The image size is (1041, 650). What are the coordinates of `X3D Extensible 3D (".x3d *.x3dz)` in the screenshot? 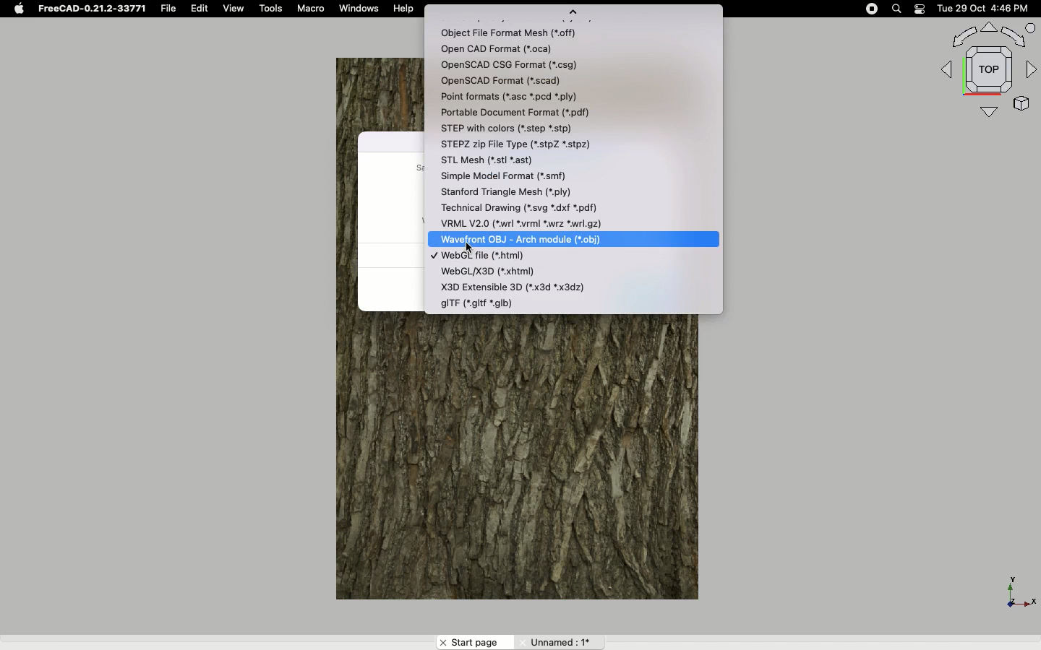 It's located at (515, 286).